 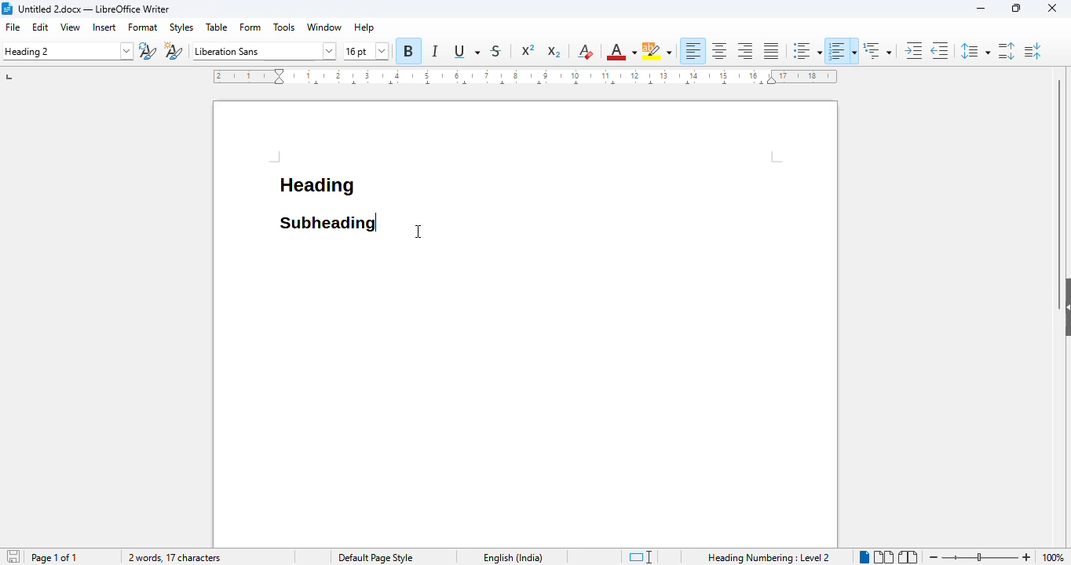 What do you see at coordinates (514, 558) in the screenshot?
I see `text language` at bounding box center [514, 558].